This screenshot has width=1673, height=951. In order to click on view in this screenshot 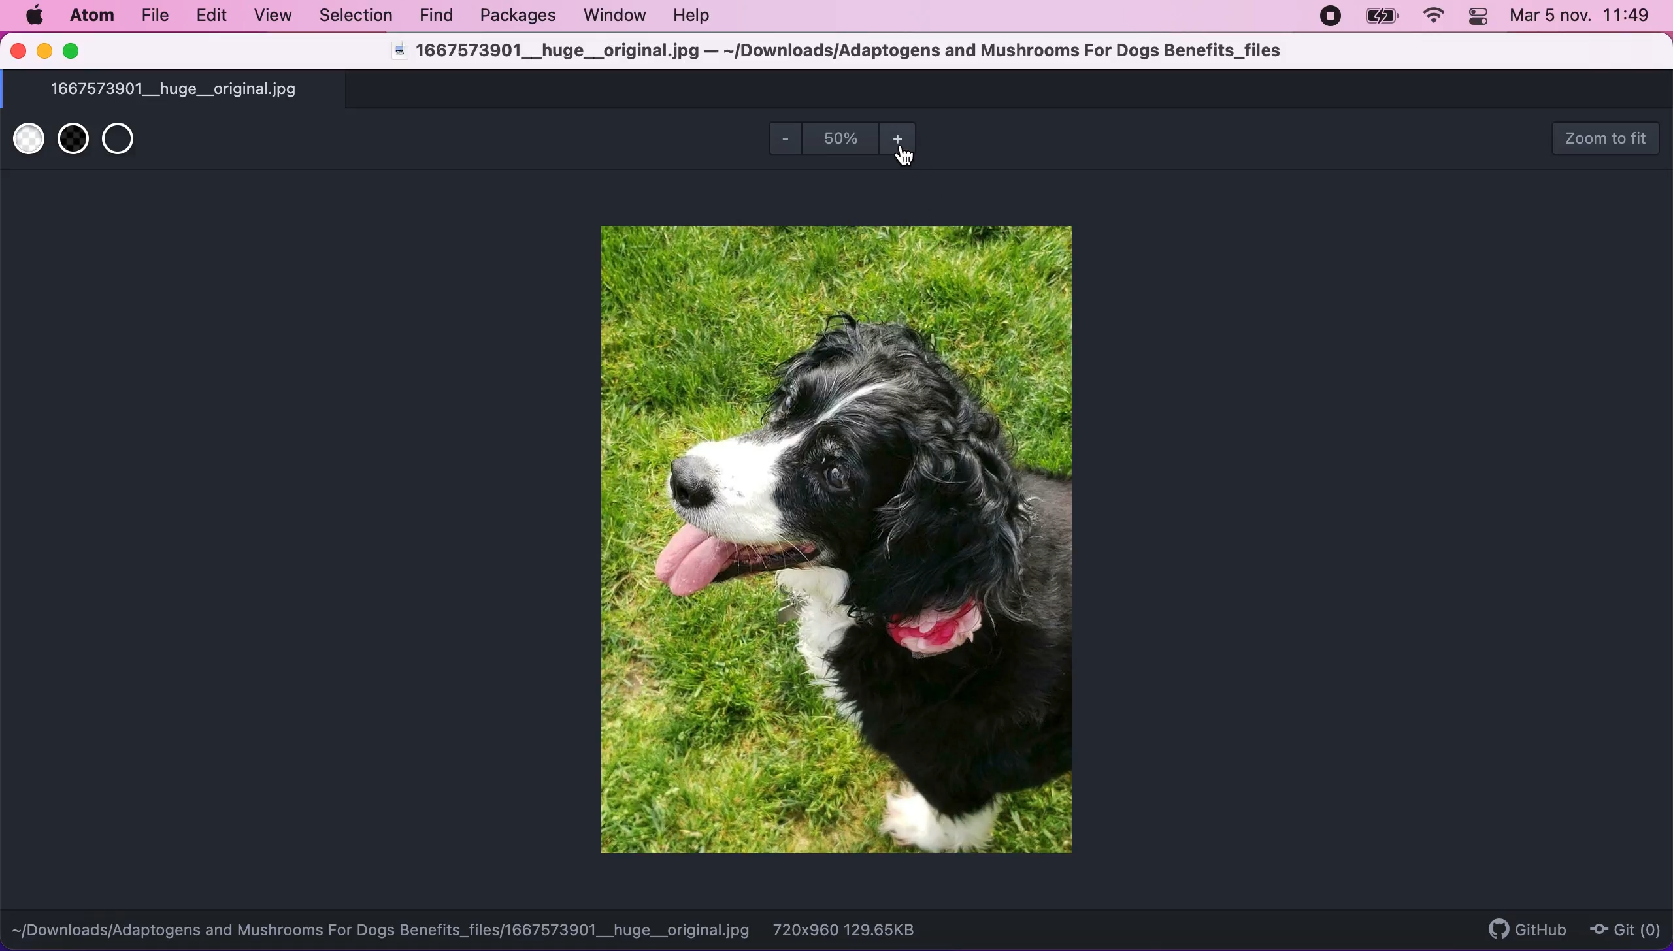, I will do `click(275, 15)`.